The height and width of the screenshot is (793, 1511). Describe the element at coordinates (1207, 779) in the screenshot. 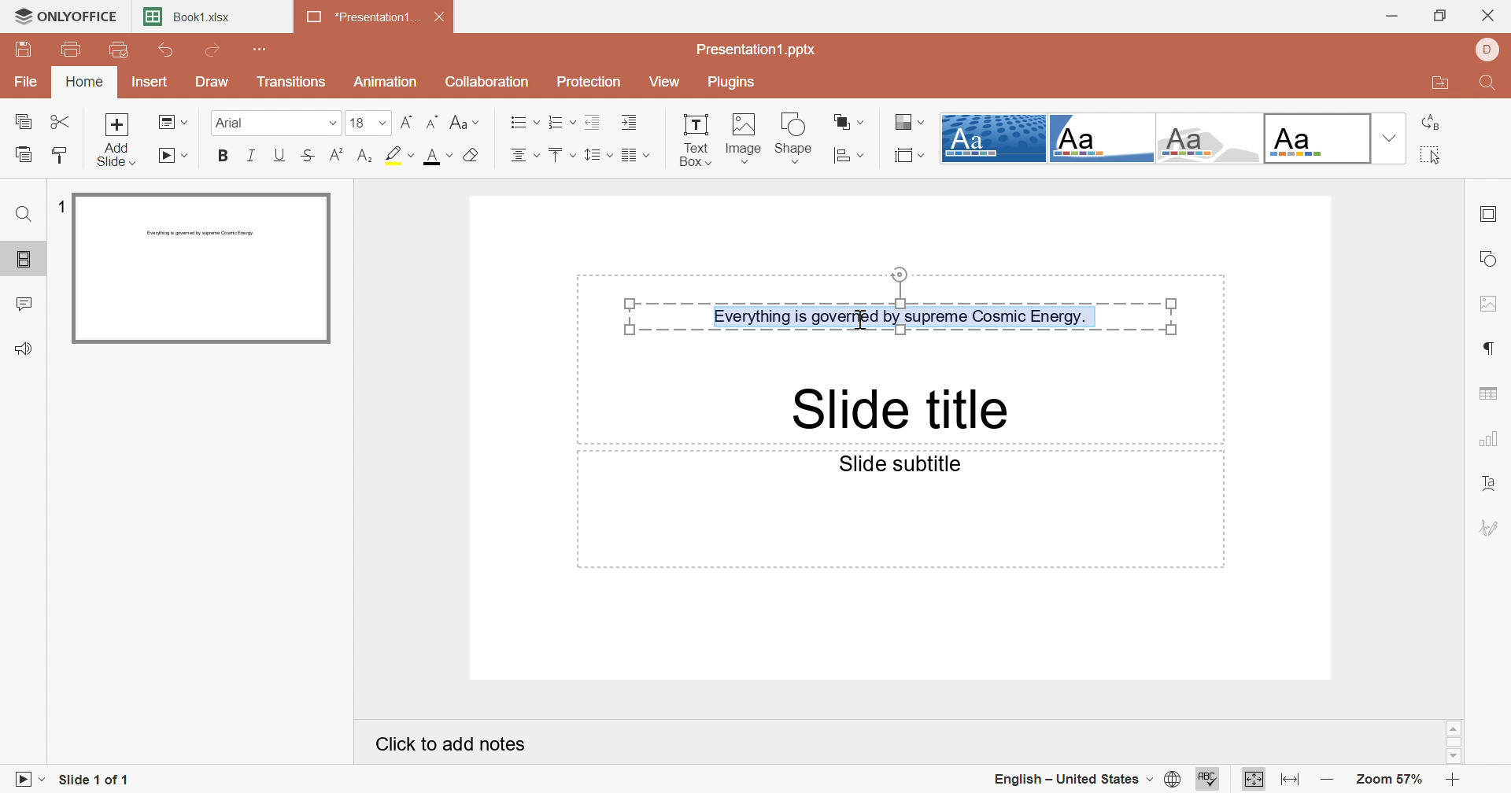

I see `Check Spelling` at that location.